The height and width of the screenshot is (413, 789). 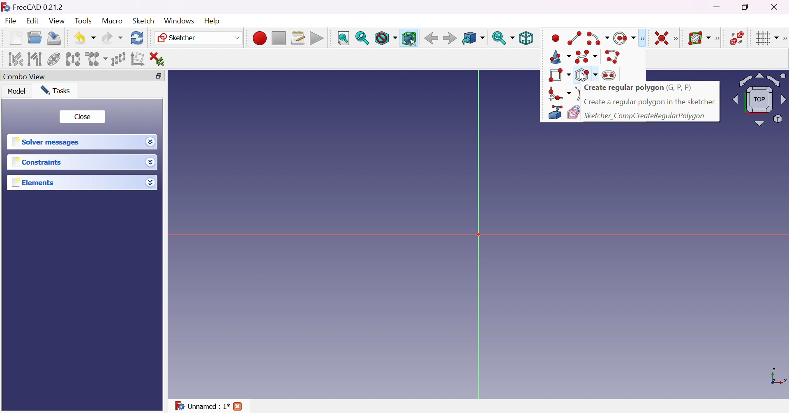 What do you see at coordinates (238, 407) in the screenshot?
I see `Close` at bounding box center [238, 407].